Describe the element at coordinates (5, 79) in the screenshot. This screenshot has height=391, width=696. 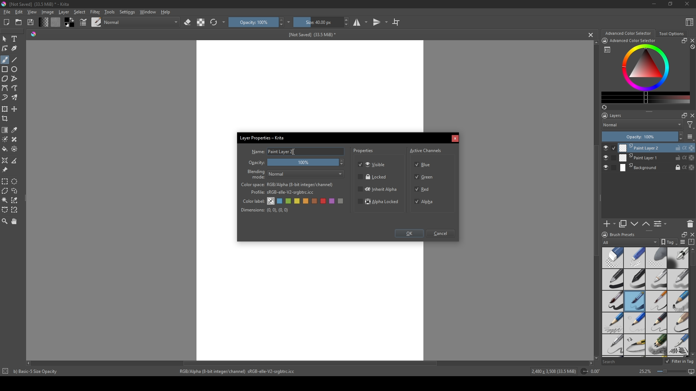
I see `polygon` at that location.